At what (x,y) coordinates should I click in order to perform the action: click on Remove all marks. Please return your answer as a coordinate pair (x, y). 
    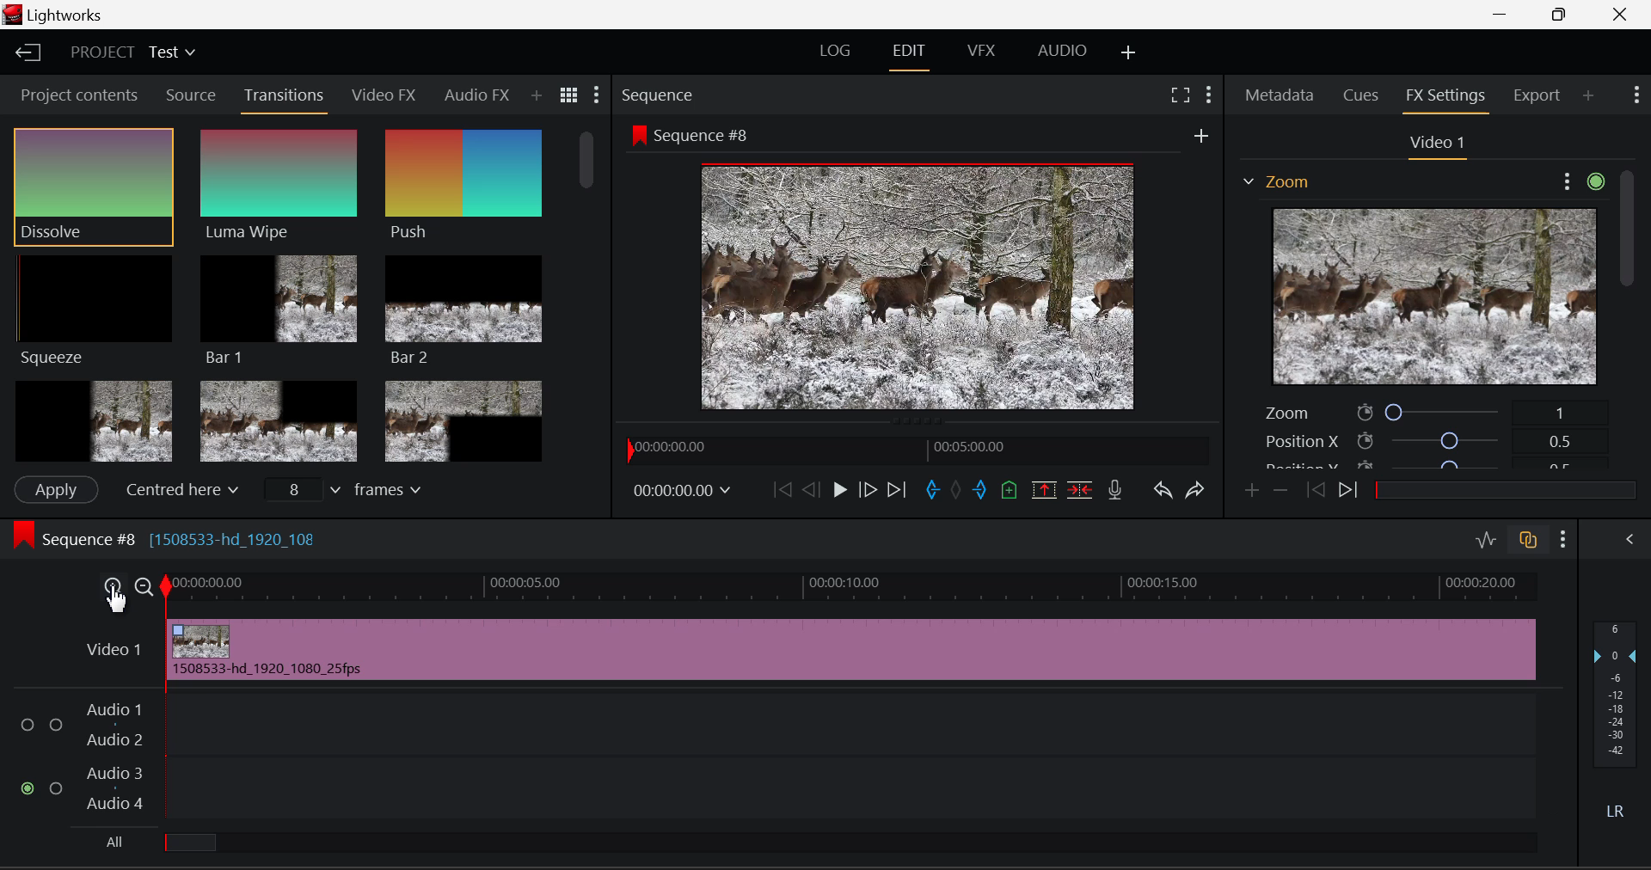
    Looking at the image, I should click on (955, 492).